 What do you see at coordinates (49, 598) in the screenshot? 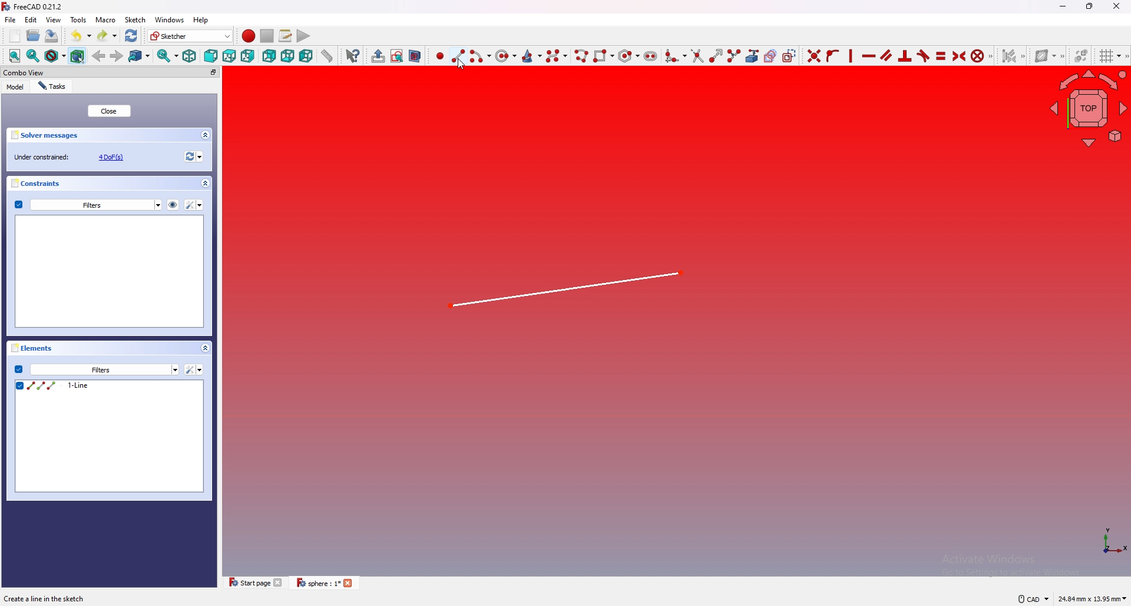
I see `Create a line in the sketch` at bounding box center [49, 598].